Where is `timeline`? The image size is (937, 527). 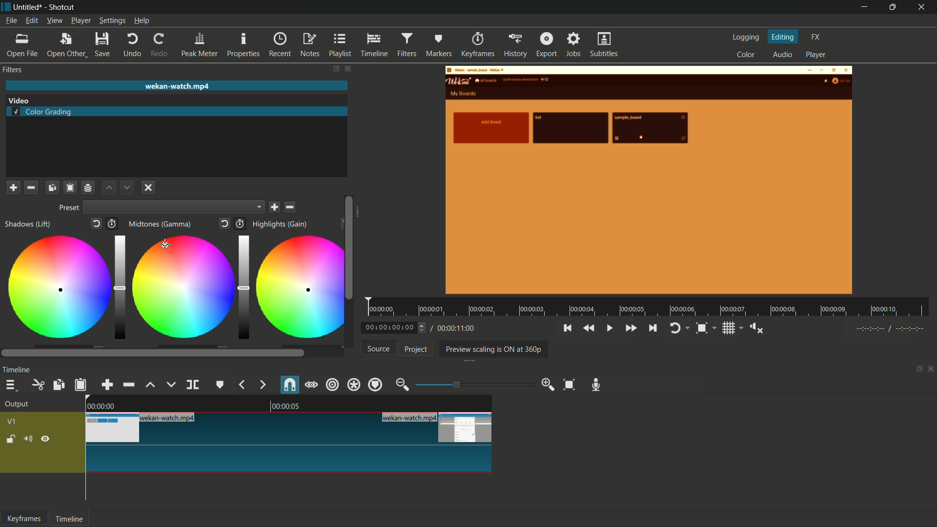
timeline is located at coordinates (374, 45).